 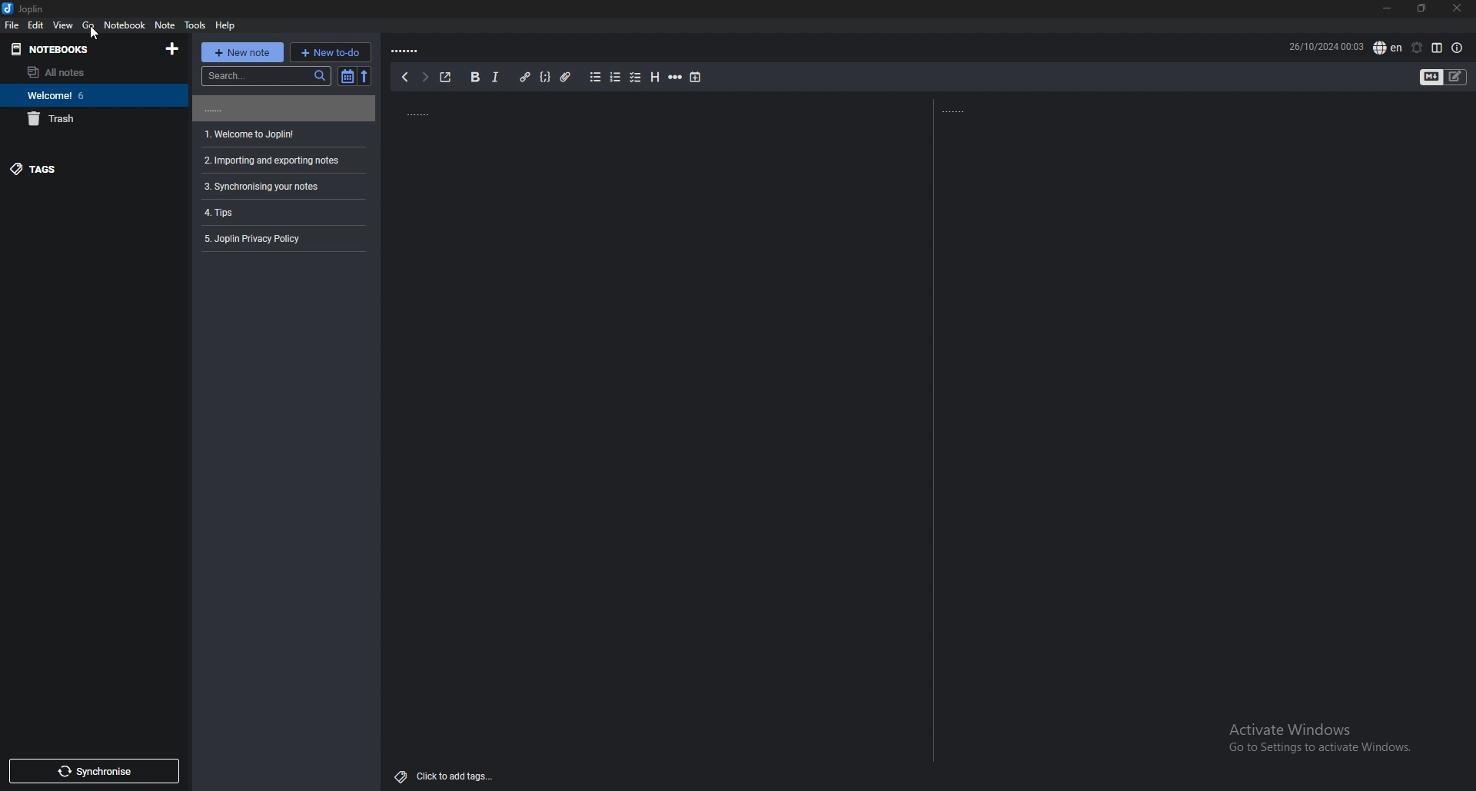 What do you see at coordinates (74, 49) in the screenshot?
I see `notebooks` at bounding box center [74, 49].